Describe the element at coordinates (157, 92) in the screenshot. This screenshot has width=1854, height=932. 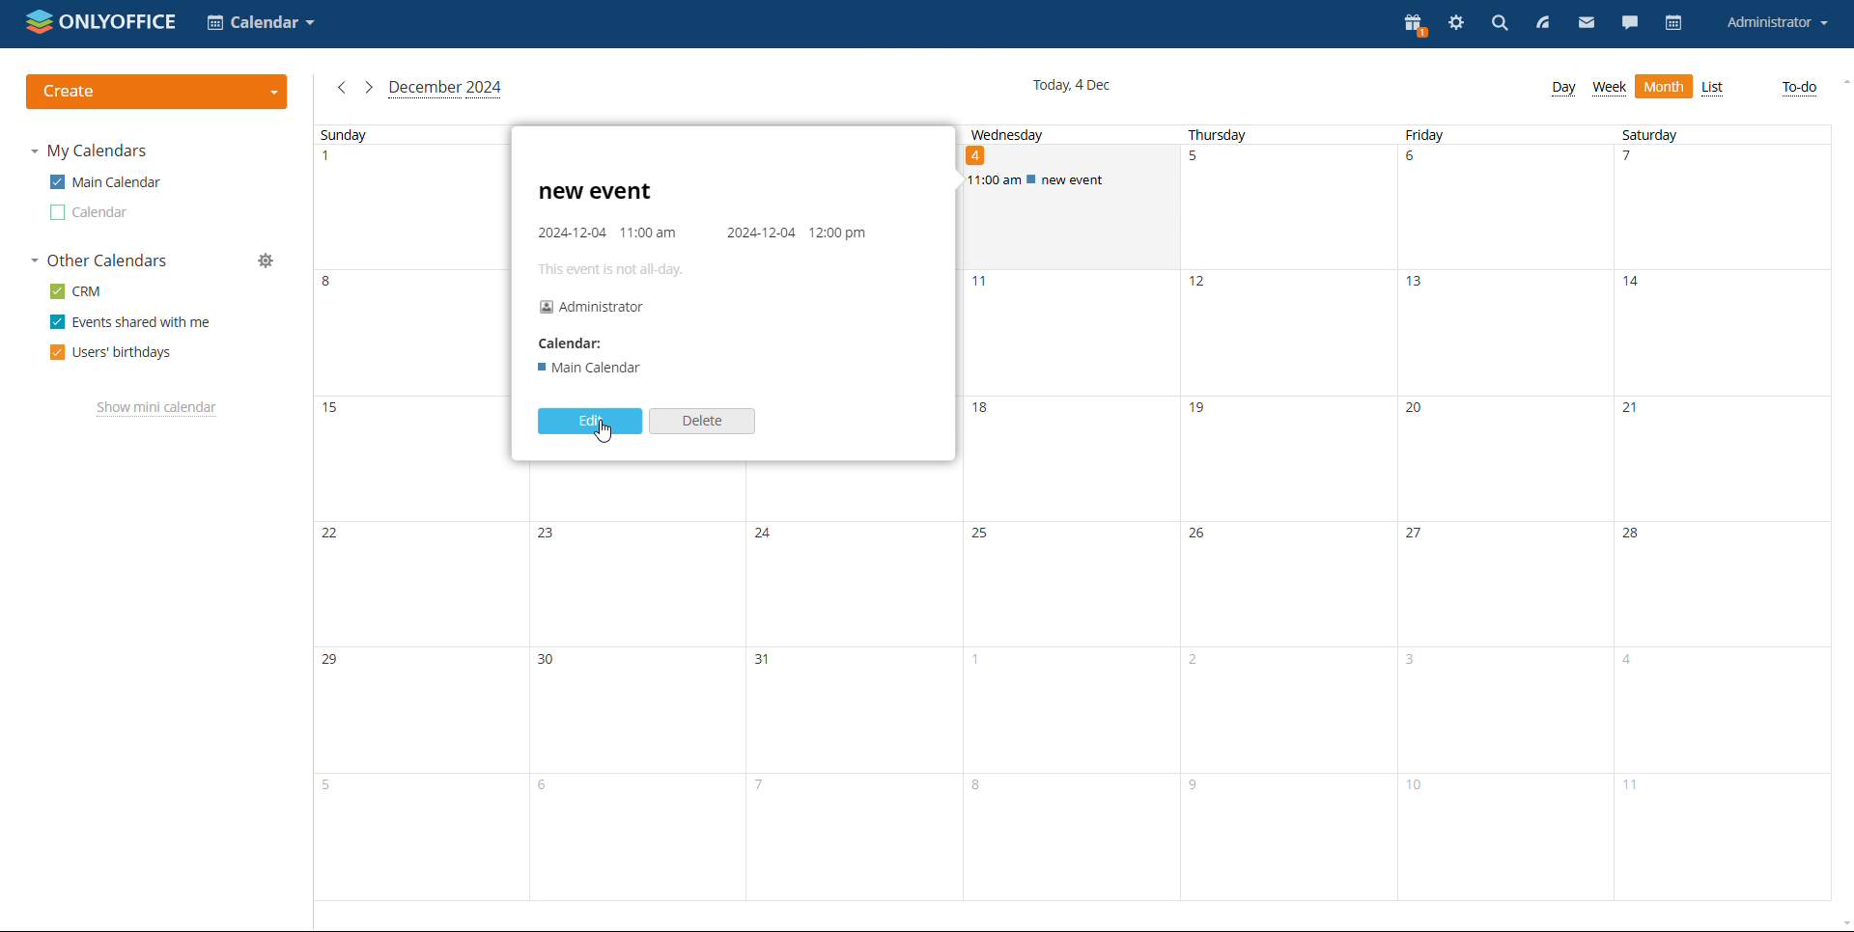
I see `create` at that location.